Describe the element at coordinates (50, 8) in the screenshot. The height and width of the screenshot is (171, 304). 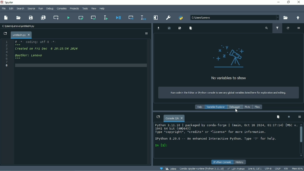
I see `Debug` at that location.